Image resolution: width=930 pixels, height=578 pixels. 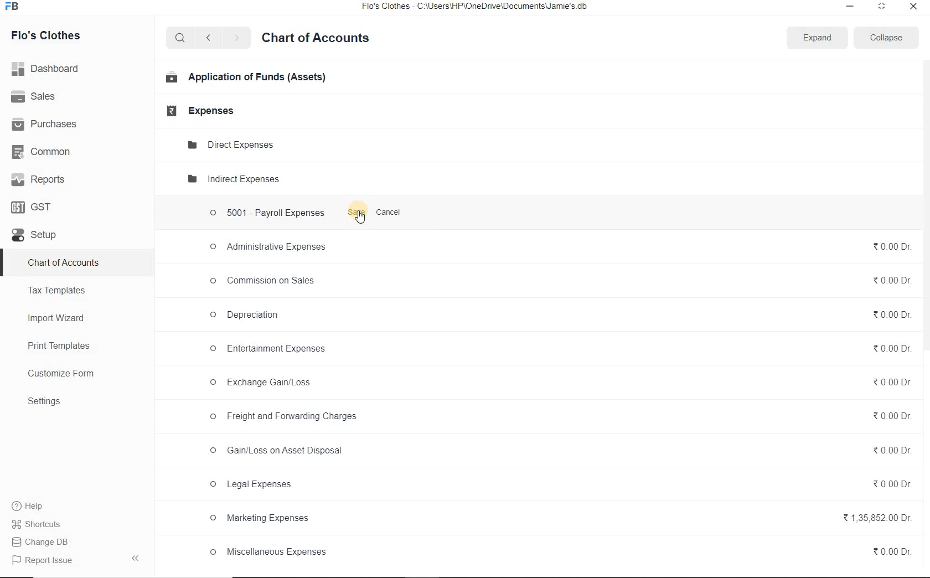 I want to click on previous, so click(x=208, y=38).